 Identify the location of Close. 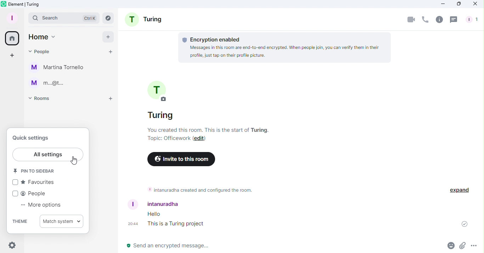
(475, 4).